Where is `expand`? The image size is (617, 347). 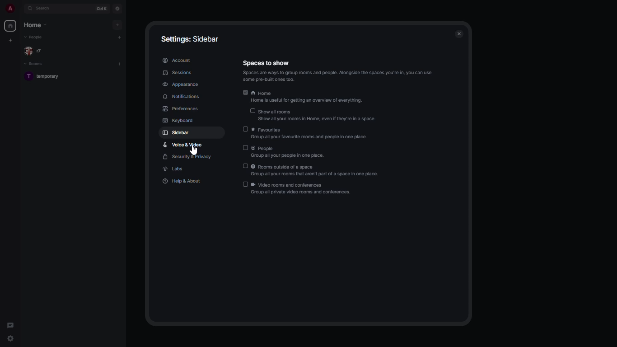
expand is located at coordinates (22, 9).